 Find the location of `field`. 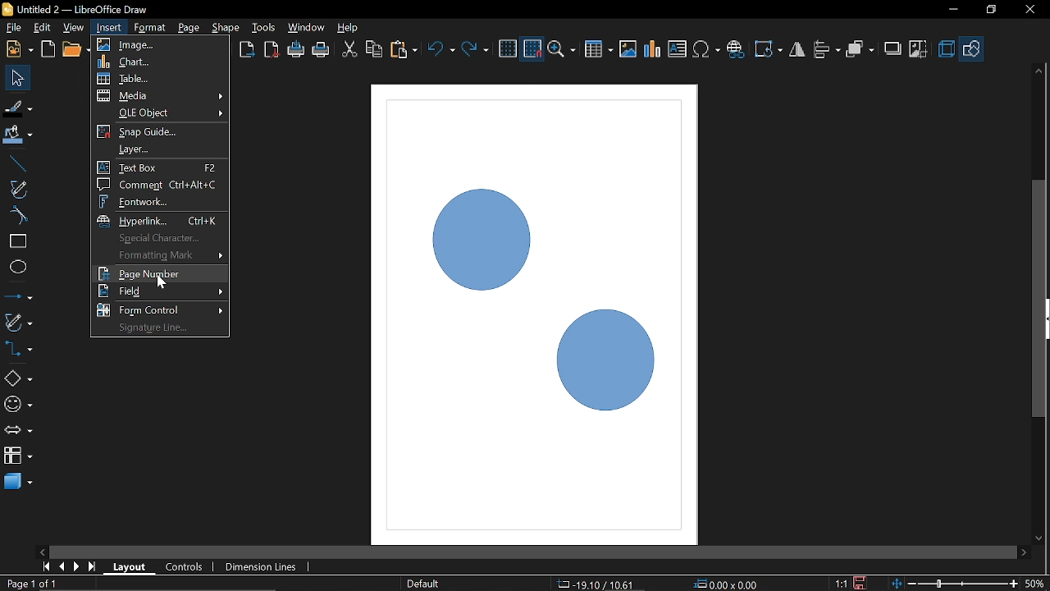

field is located at coordinates (159, 291).